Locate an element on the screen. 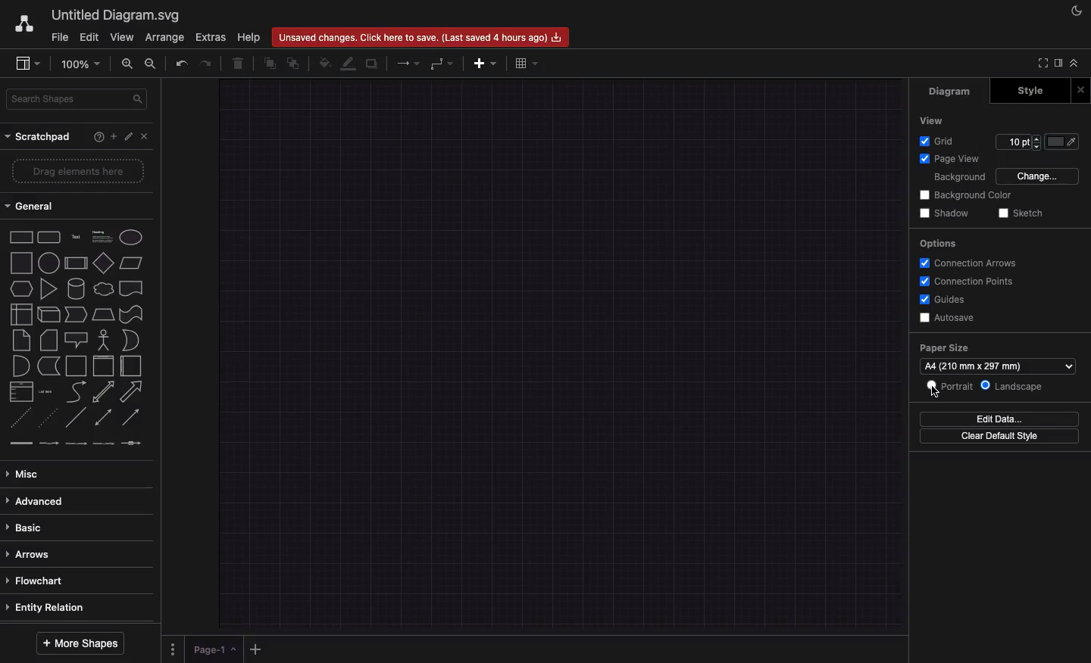 The image size is (1091, 663). Clear default style is located at coordinates (998, 437).